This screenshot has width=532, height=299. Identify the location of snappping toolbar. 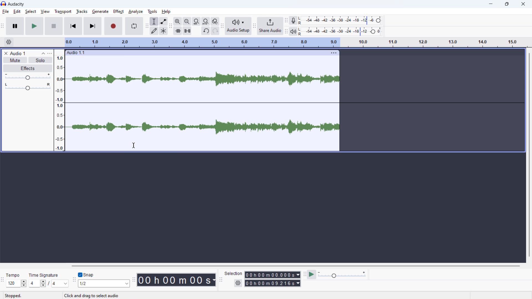
(74, 280).